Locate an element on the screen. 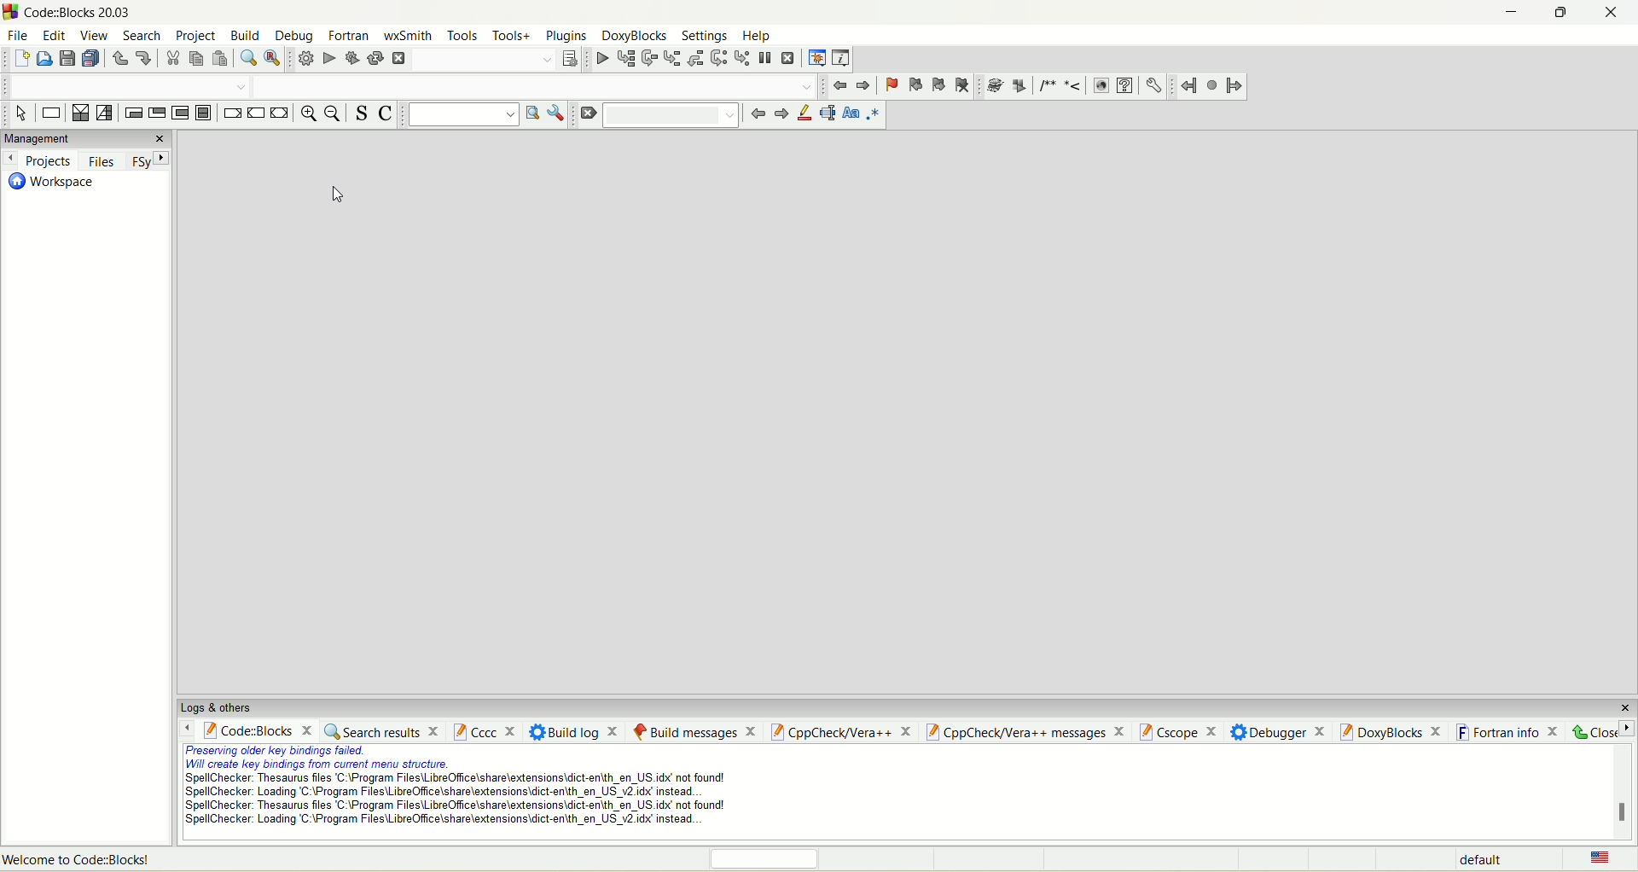 The height and width of the screenshot is (872, 1638). break debugger is located at coordinates (767, 59).